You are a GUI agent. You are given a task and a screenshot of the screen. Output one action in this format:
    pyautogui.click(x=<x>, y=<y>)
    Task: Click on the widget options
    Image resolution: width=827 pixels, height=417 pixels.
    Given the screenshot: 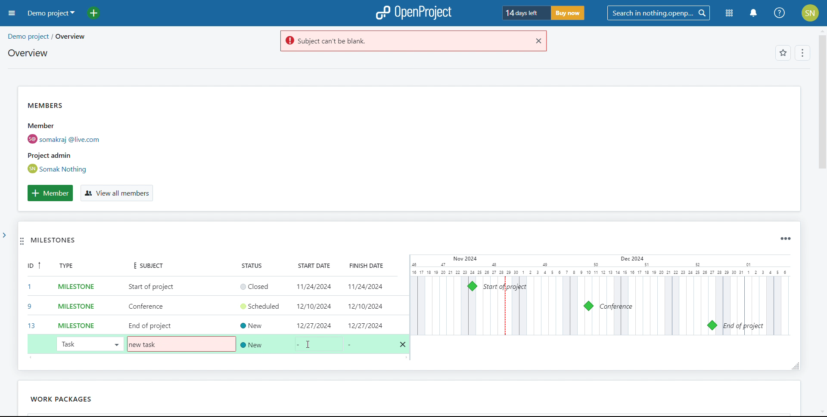 What is the action you would take?
    pyautogui.click(x=784, y=239)
    